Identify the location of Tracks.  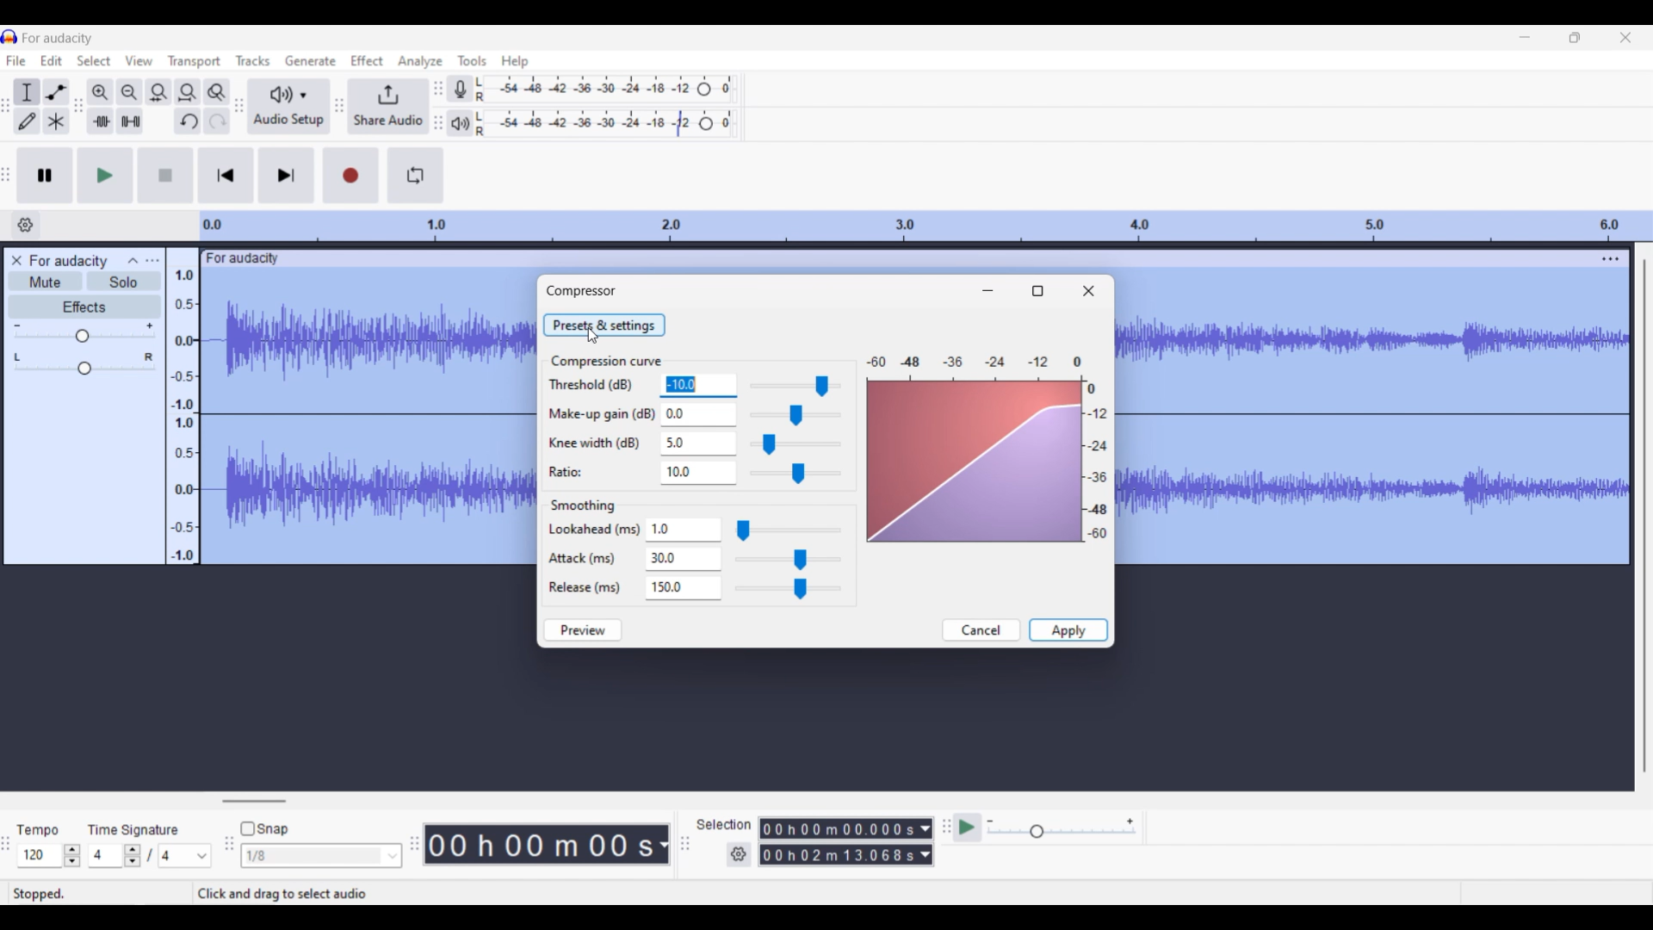
(252, 60).